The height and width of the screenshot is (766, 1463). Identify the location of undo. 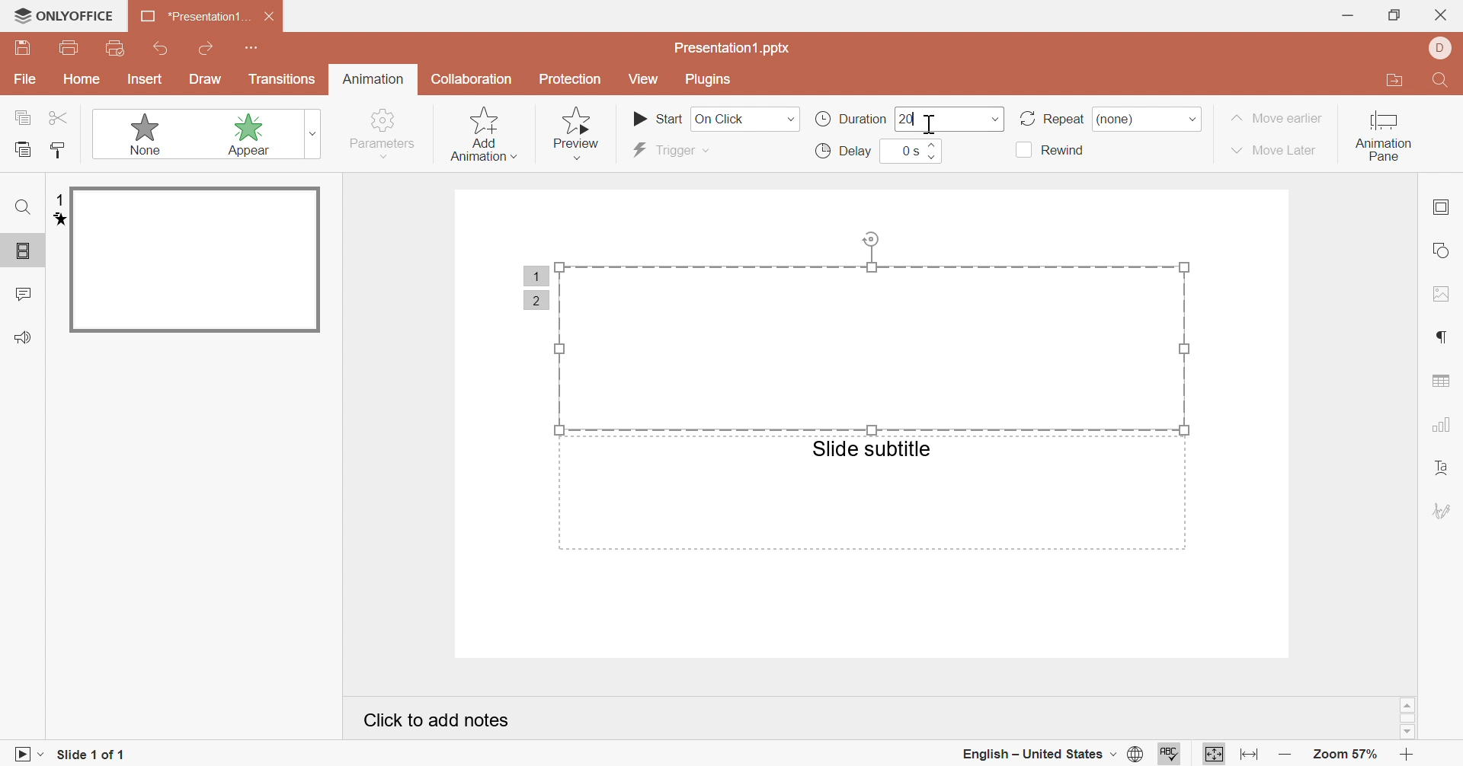
(161, 48).